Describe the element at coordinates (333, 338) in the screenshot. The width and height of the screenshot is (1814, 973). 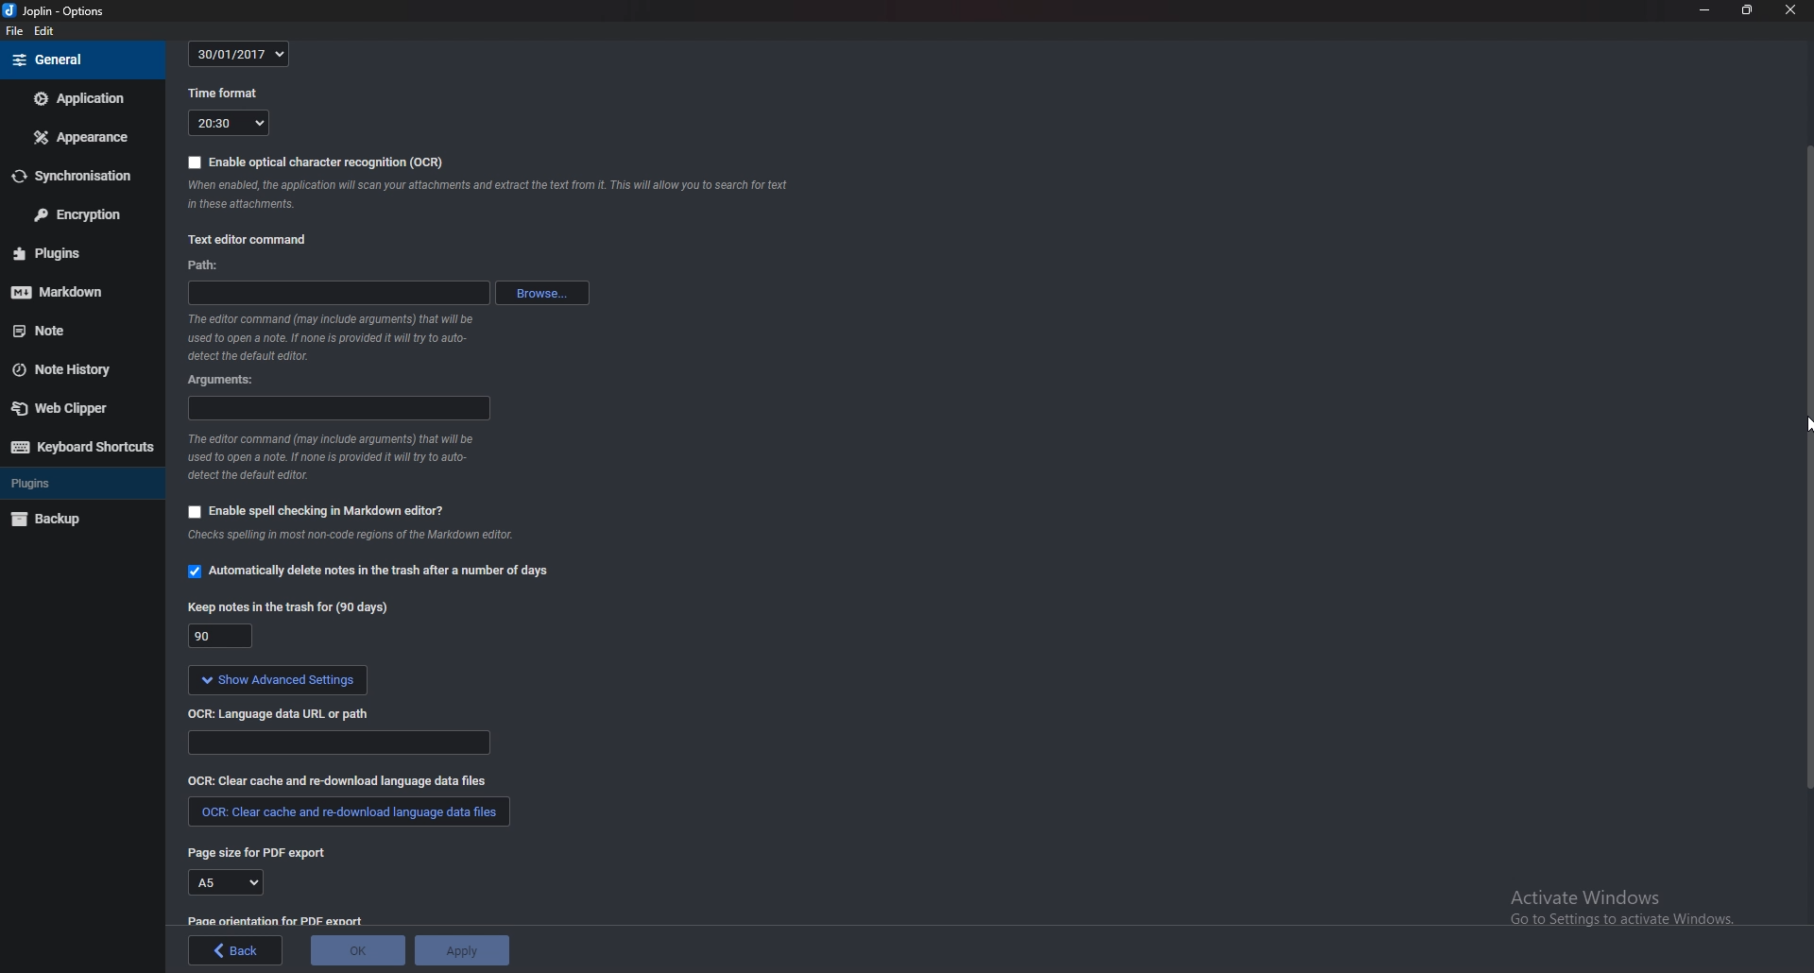
I see `info on editor command` at that location.